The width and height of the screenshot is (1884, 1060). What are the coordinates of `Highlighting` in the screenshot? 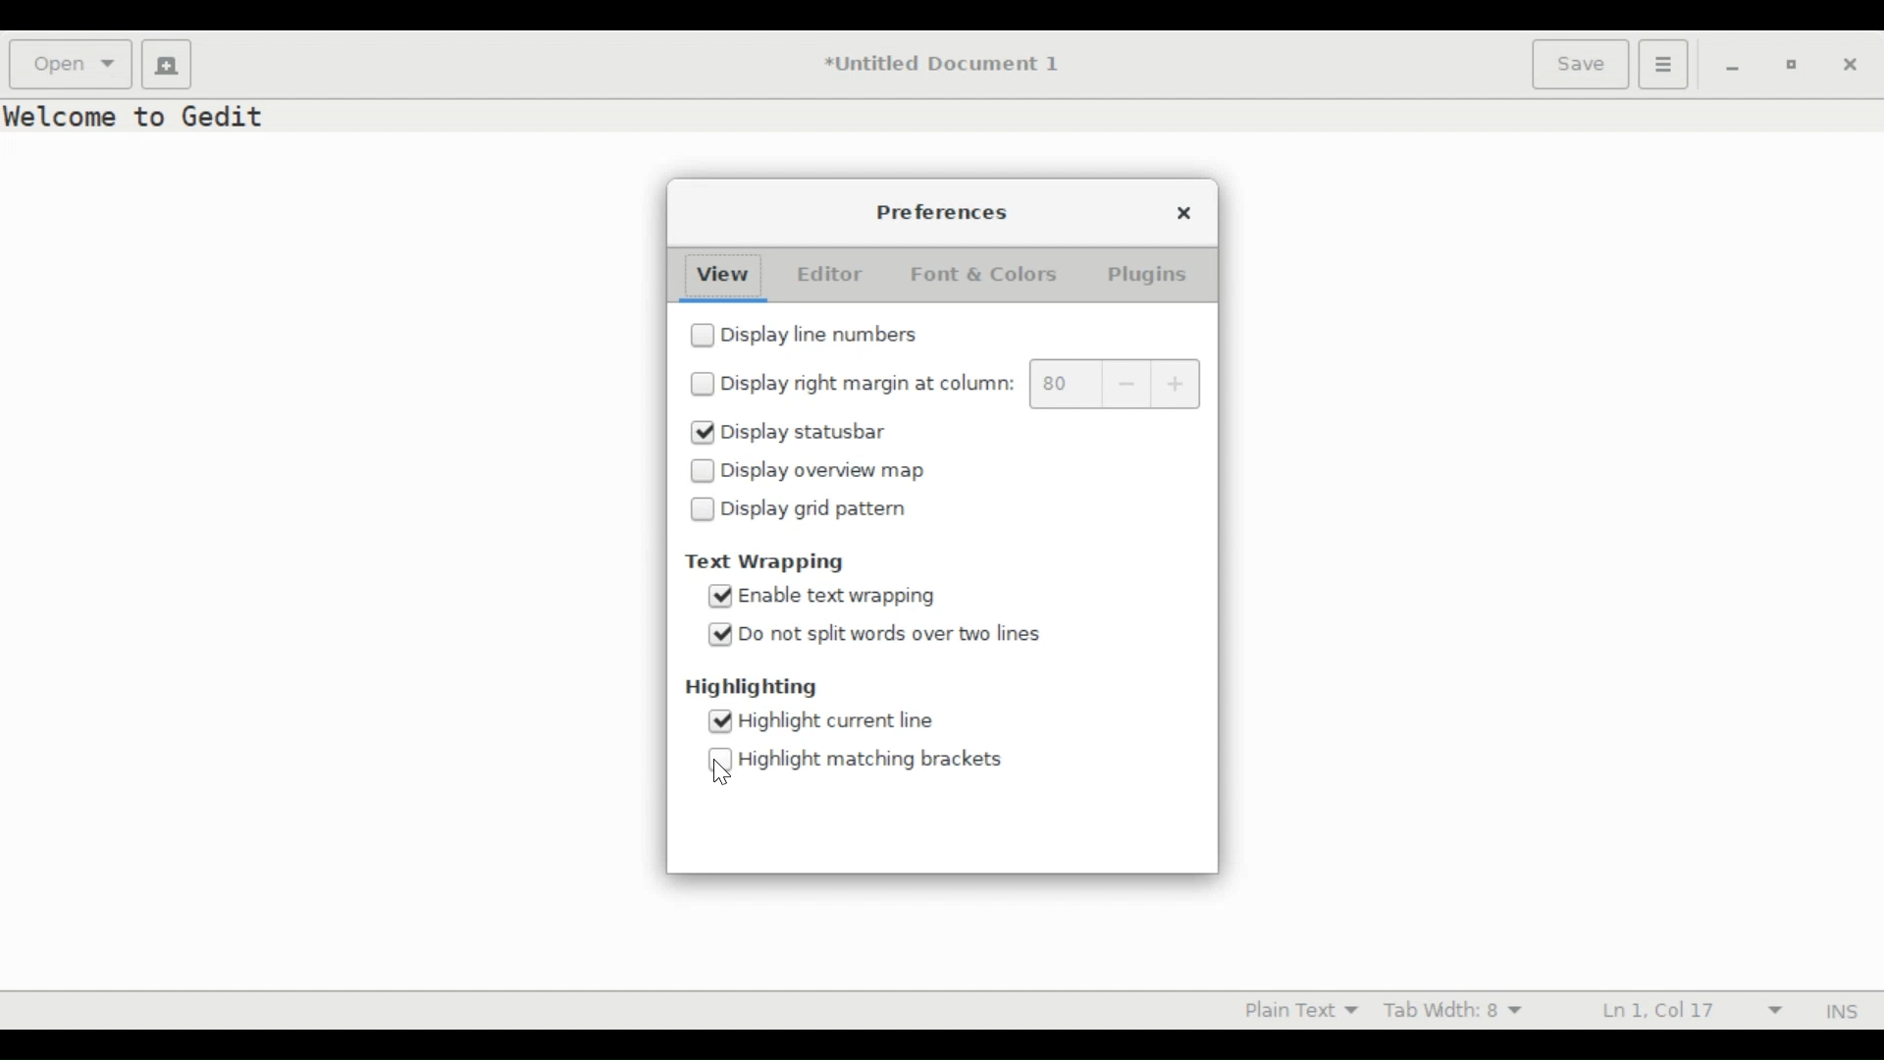 It's located at (747, 687).